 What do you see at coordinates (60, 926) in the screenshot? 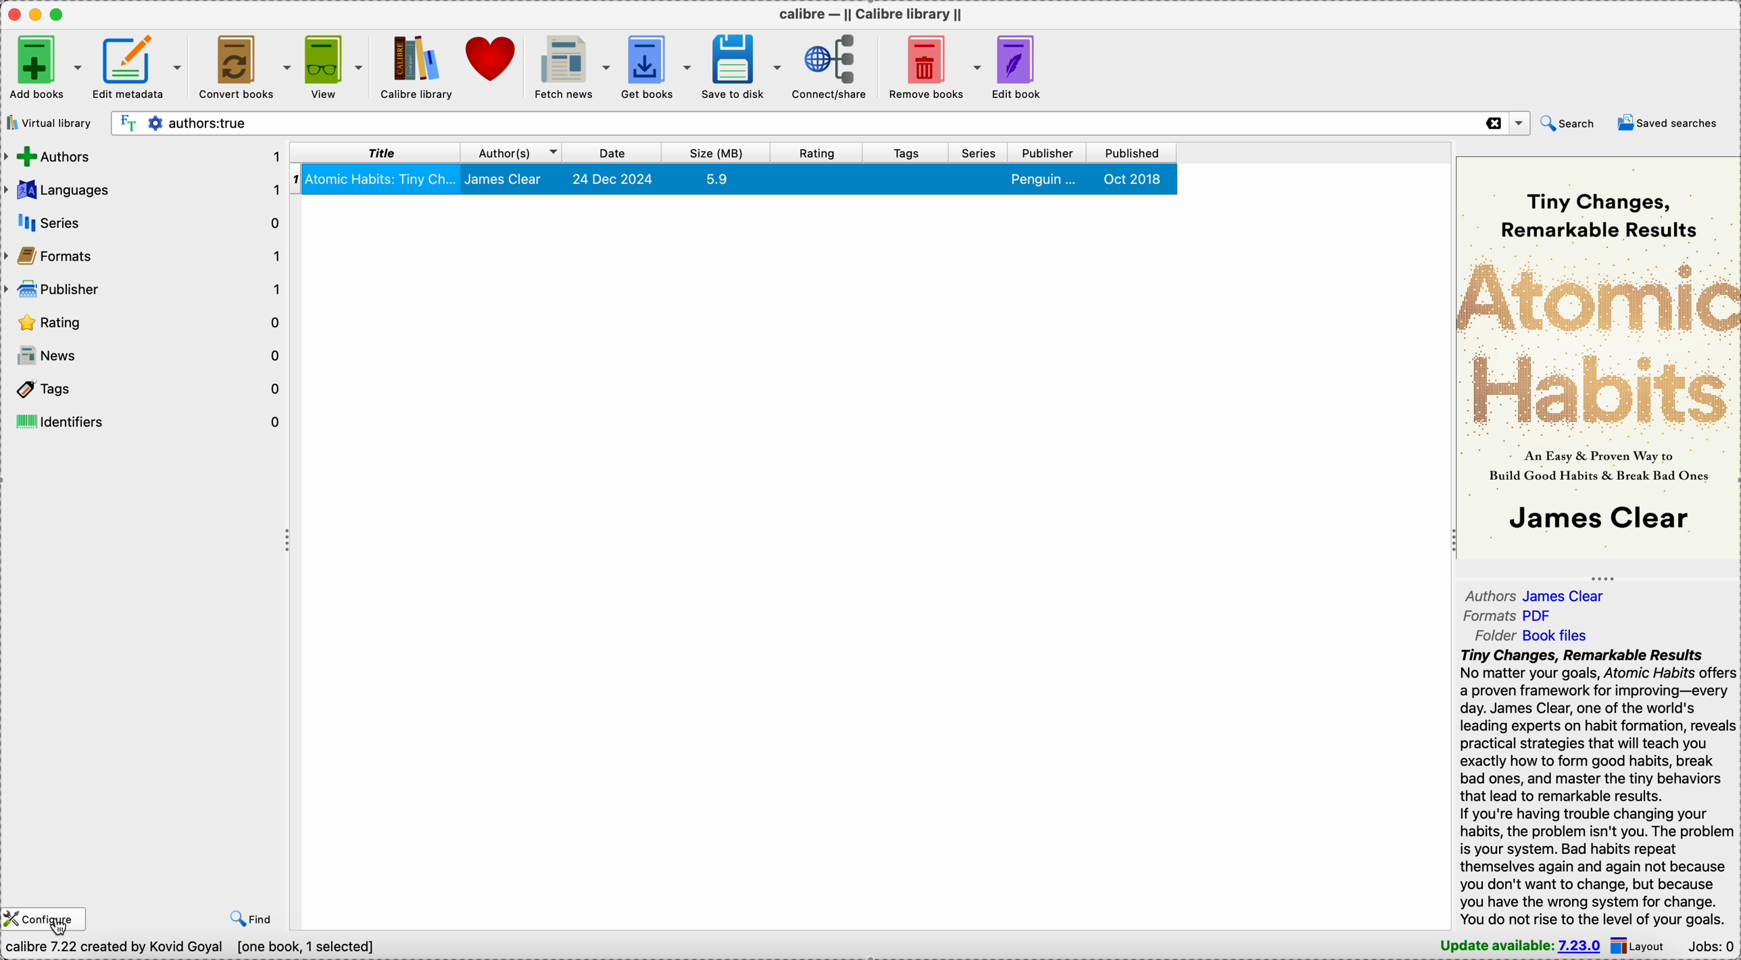
I see `cursor` at bounding box center [60, 926].